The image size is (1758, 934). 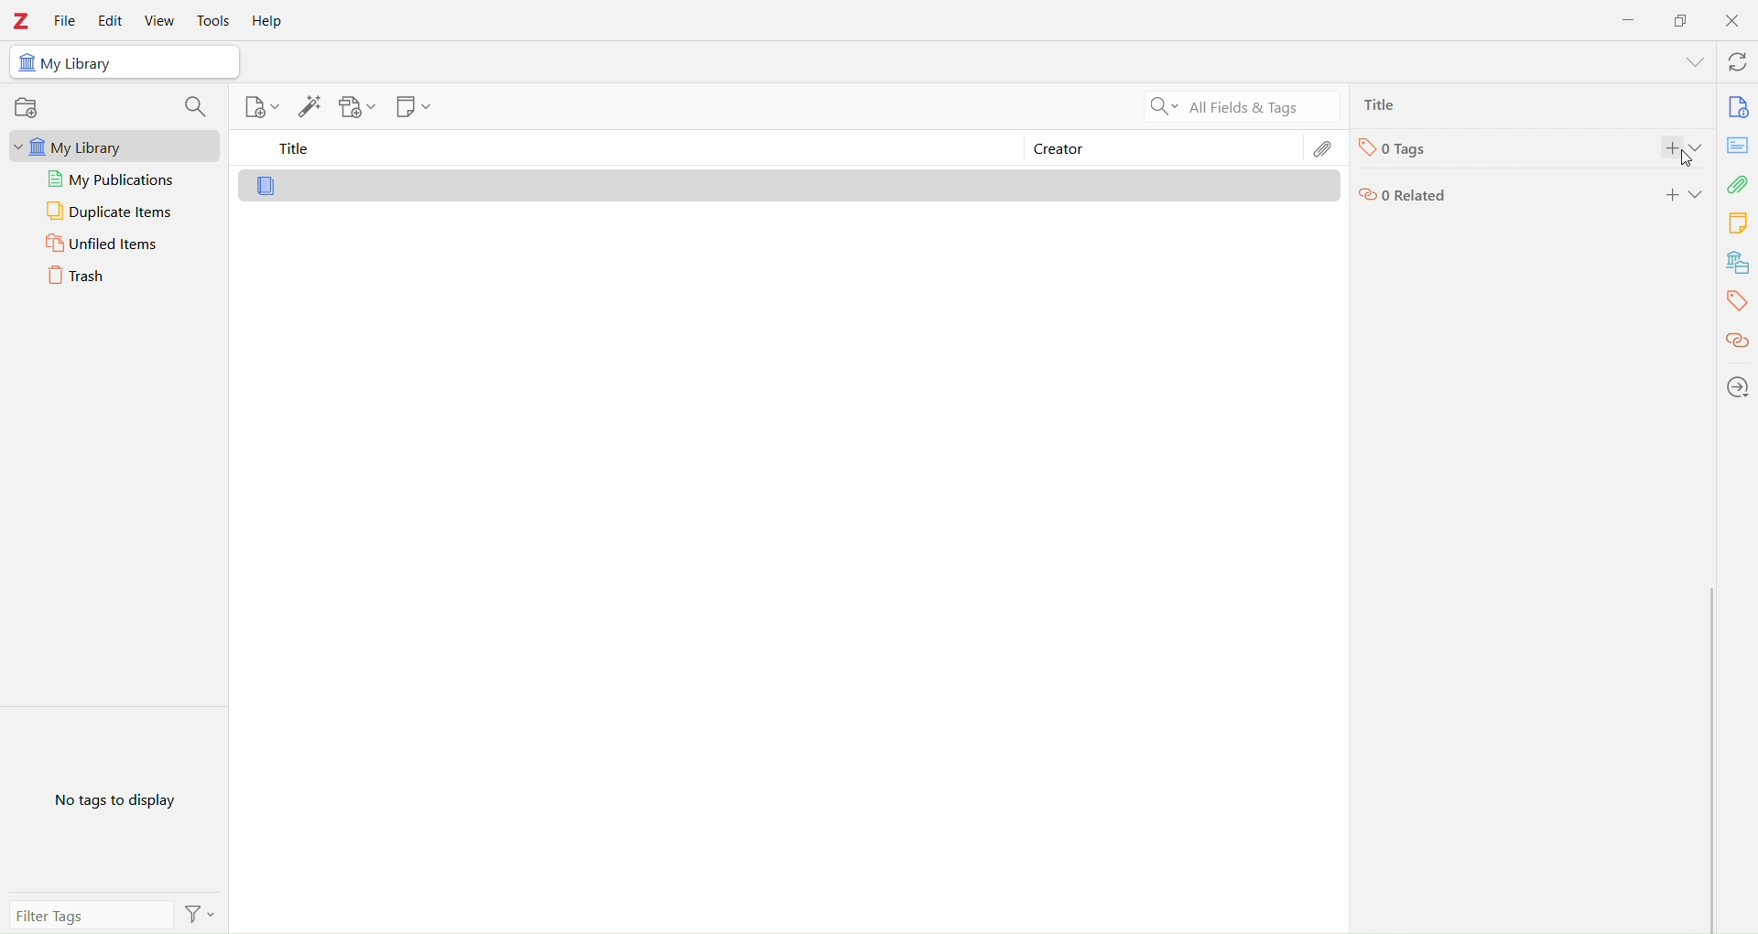 What do you see at coordinates (91, 914) in the screenshot?
I see `Filter Tags` at bounding box center [91, 914].